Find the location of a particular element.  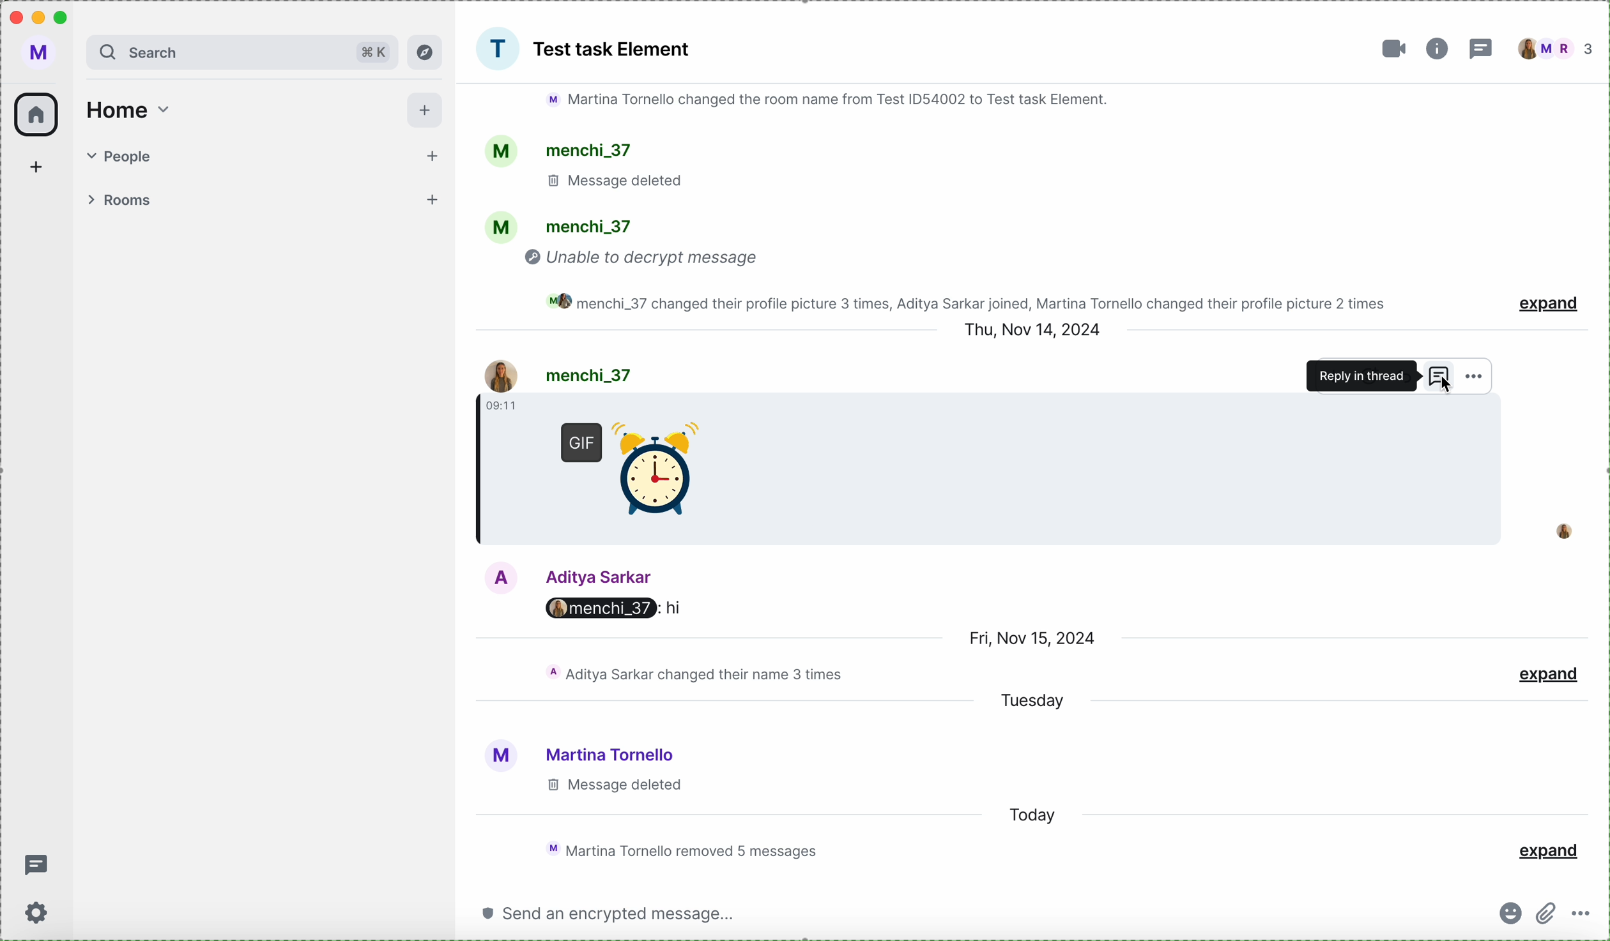

user is located at coordinates (562, 576).